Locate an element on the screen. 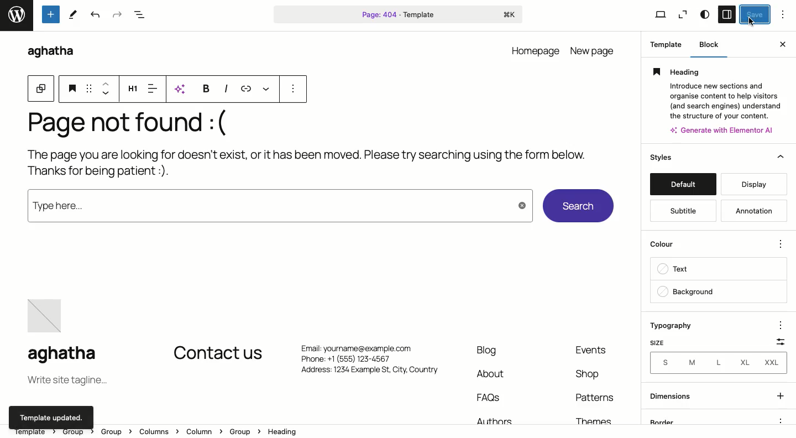 The width and height of the screenshot is (796, 438). Blog is located at coordinates (488, 351).